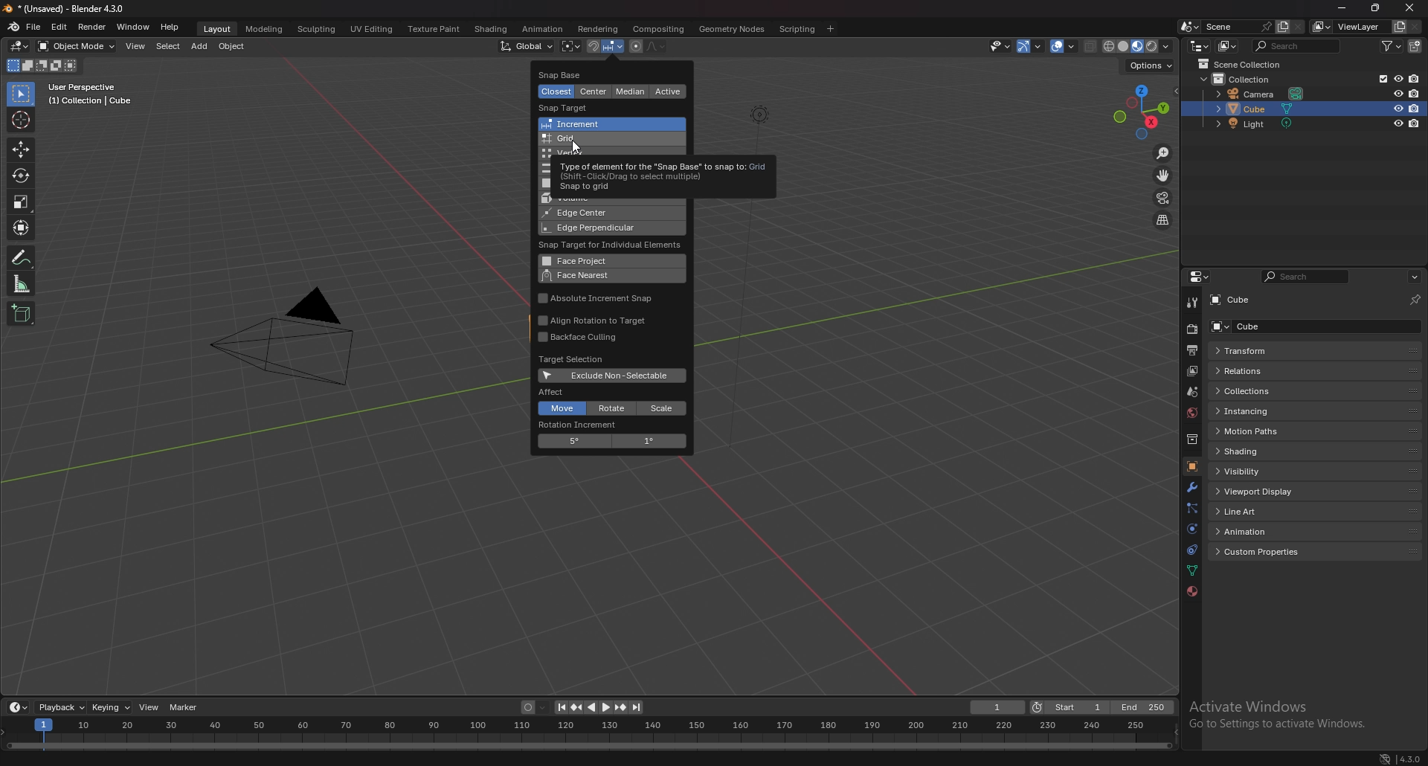 The width and height of the screenshot is (1428, 766). Describe the element at coordinates (1413, 78) in the screenshot. I see `disable in renders` at that location.